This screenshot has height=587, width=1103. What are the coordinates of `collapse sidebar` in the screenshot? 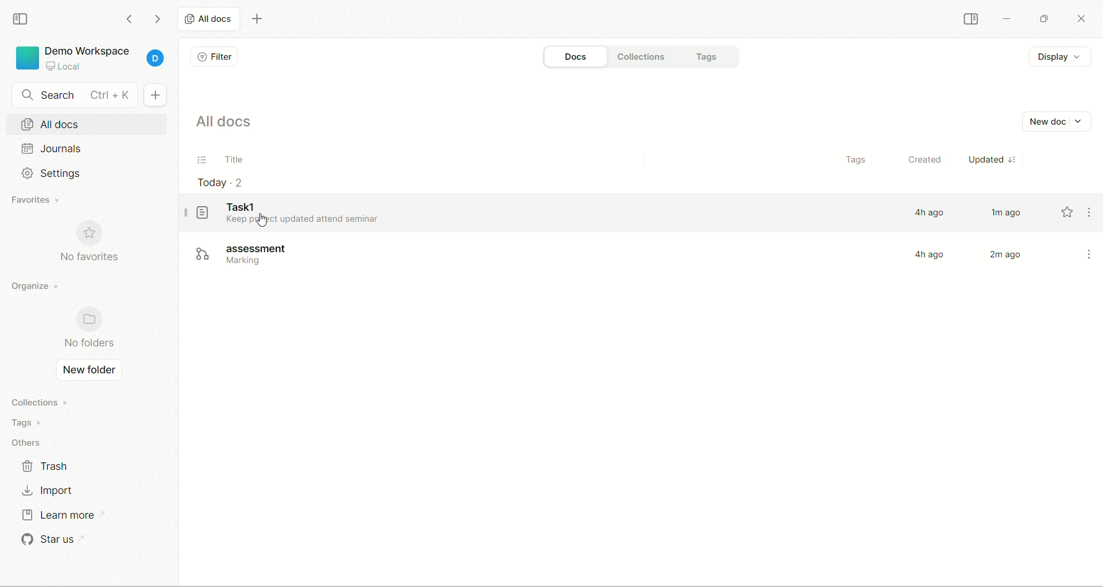 It's located at (22, 19).